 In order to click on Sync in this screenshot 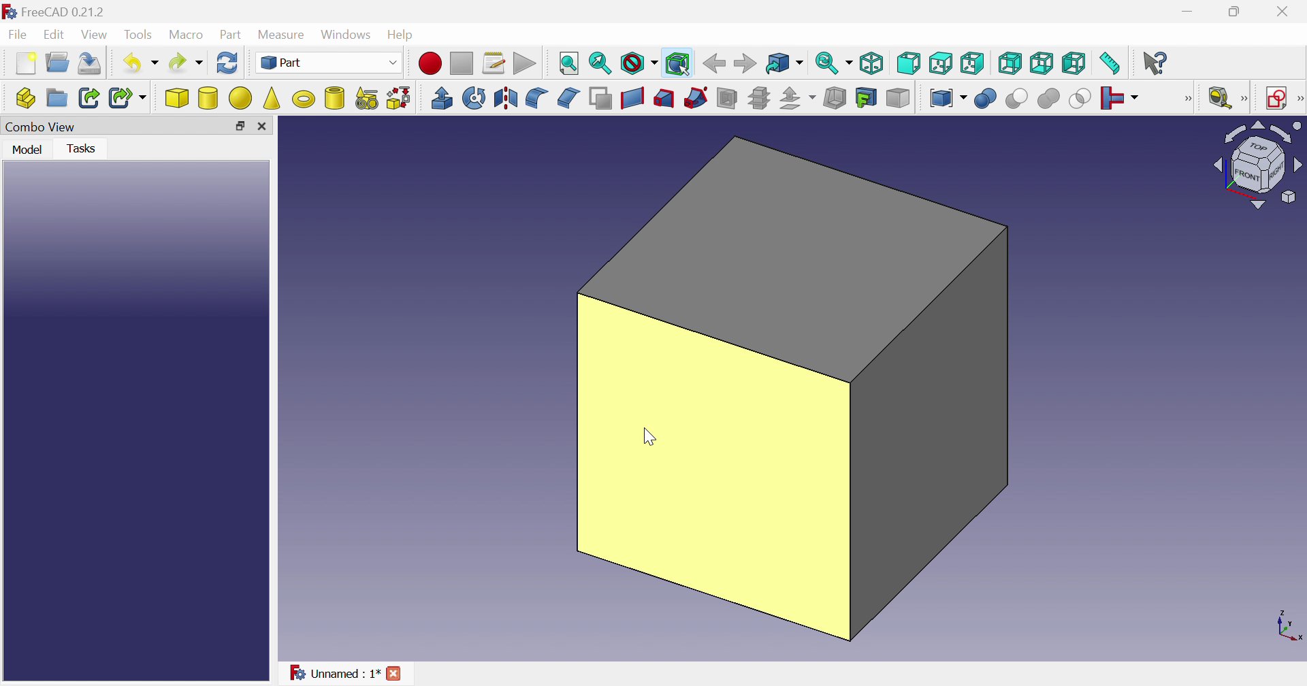, I will do `click(835, 63)`.